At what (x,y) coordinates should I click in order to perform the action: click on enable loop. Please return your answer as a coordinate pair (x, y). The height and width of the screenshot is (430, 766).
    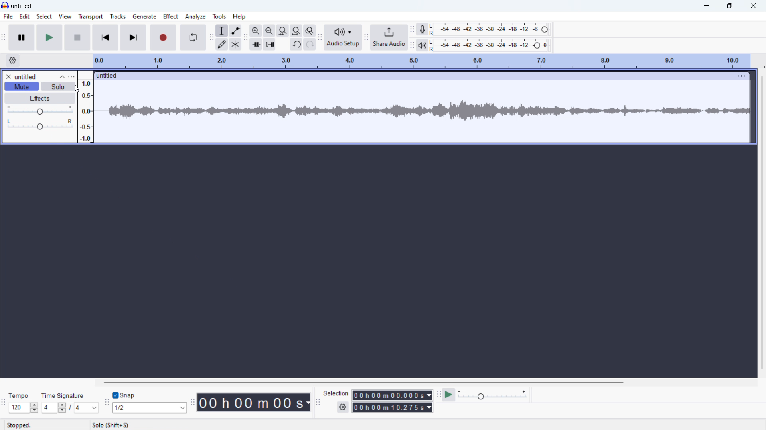
    Looking at the image, I should click on (193, 37).